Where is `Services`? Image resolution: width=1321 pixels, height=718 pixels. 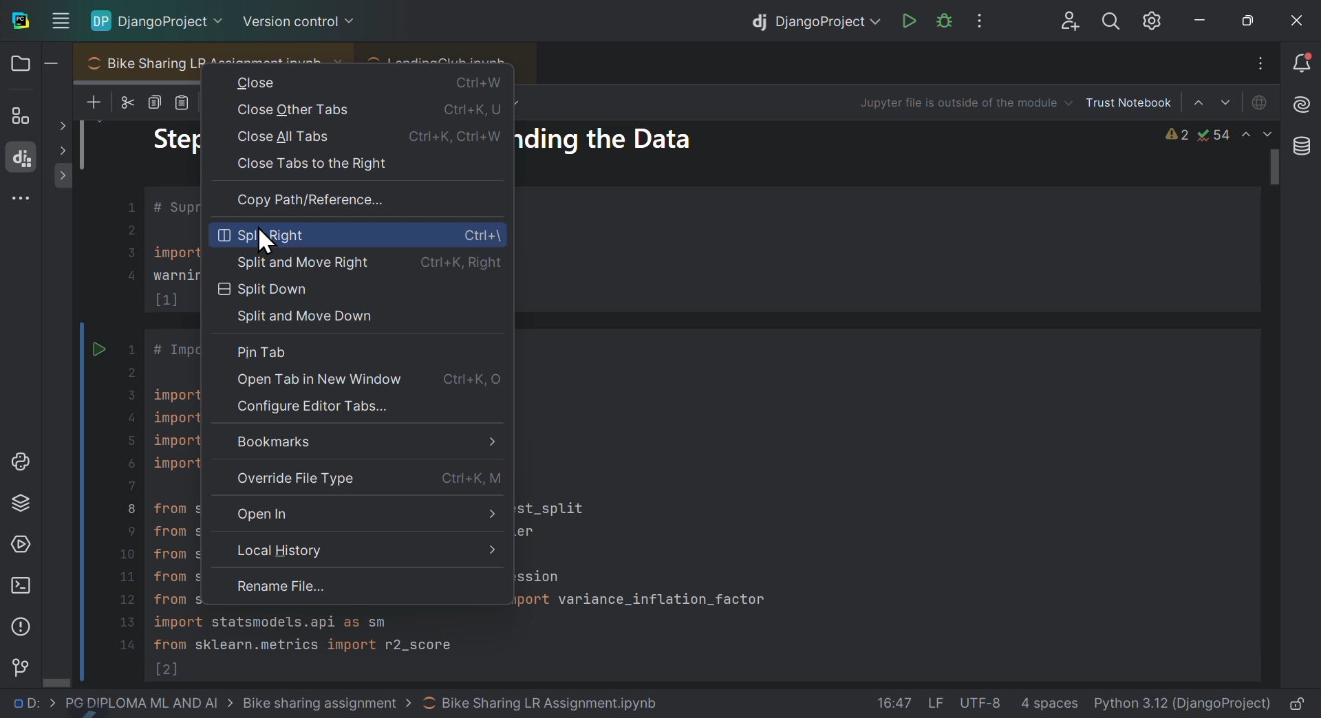
Services is located at coordinates (21, 547).